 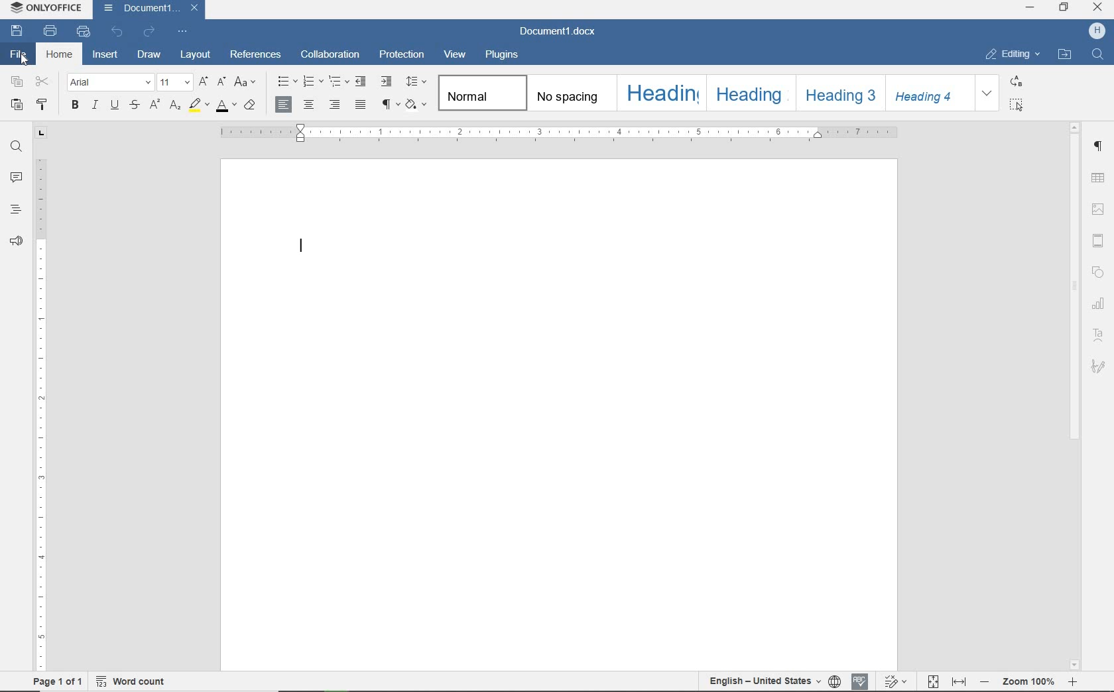 I want to click on copy style, so click(x=42, y=103).